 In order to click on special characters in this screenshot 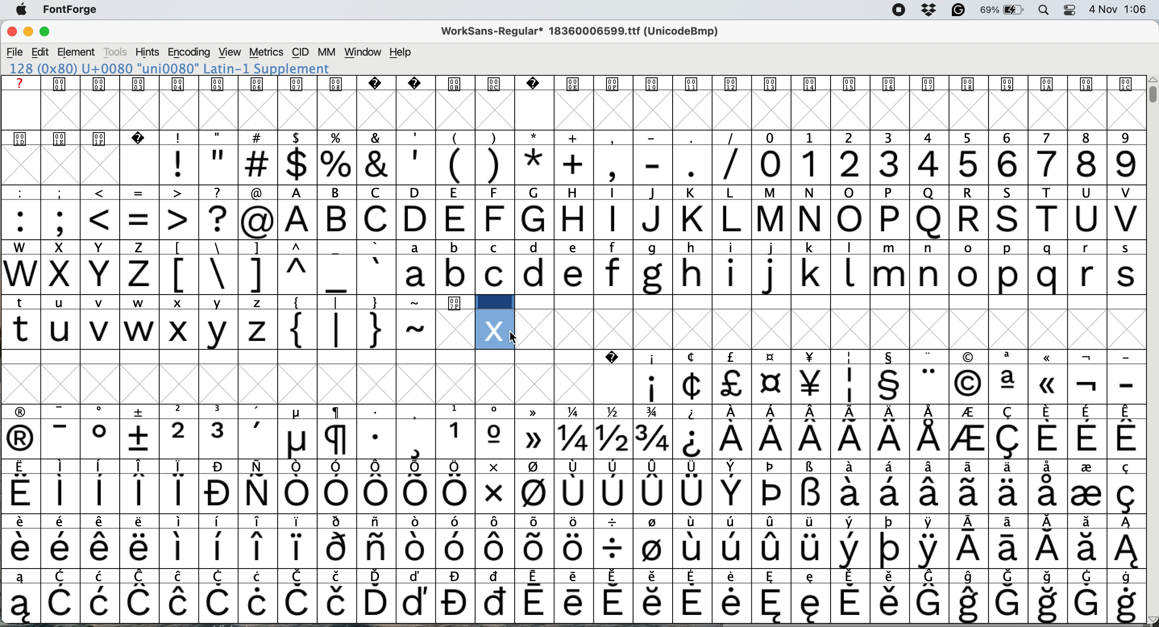, I will do `click(296, 495)`.